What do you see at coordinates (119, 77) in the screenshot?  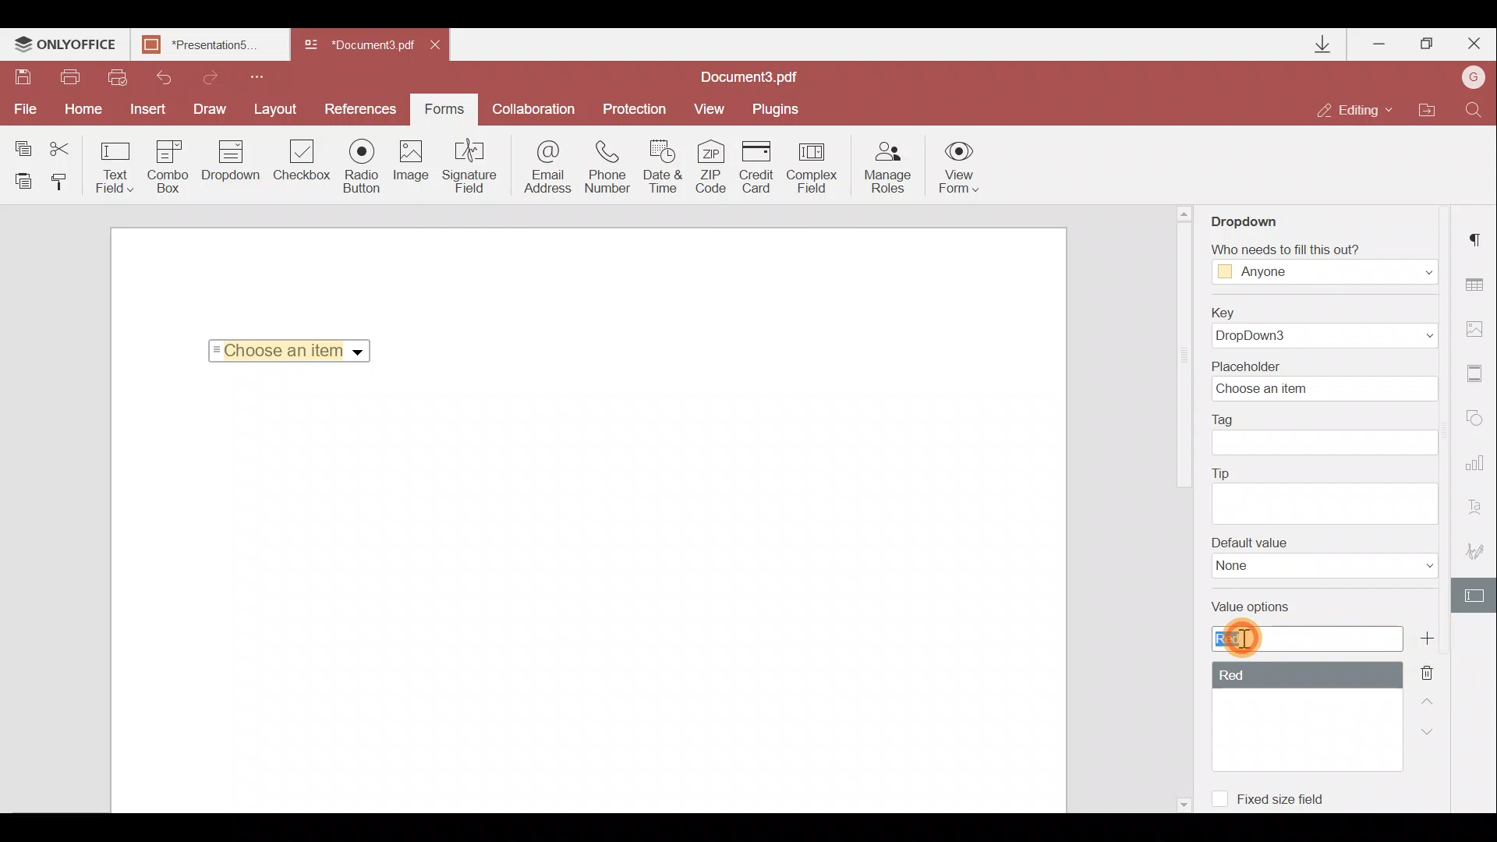 I see `Quick print` at bounding box center [119, 77].